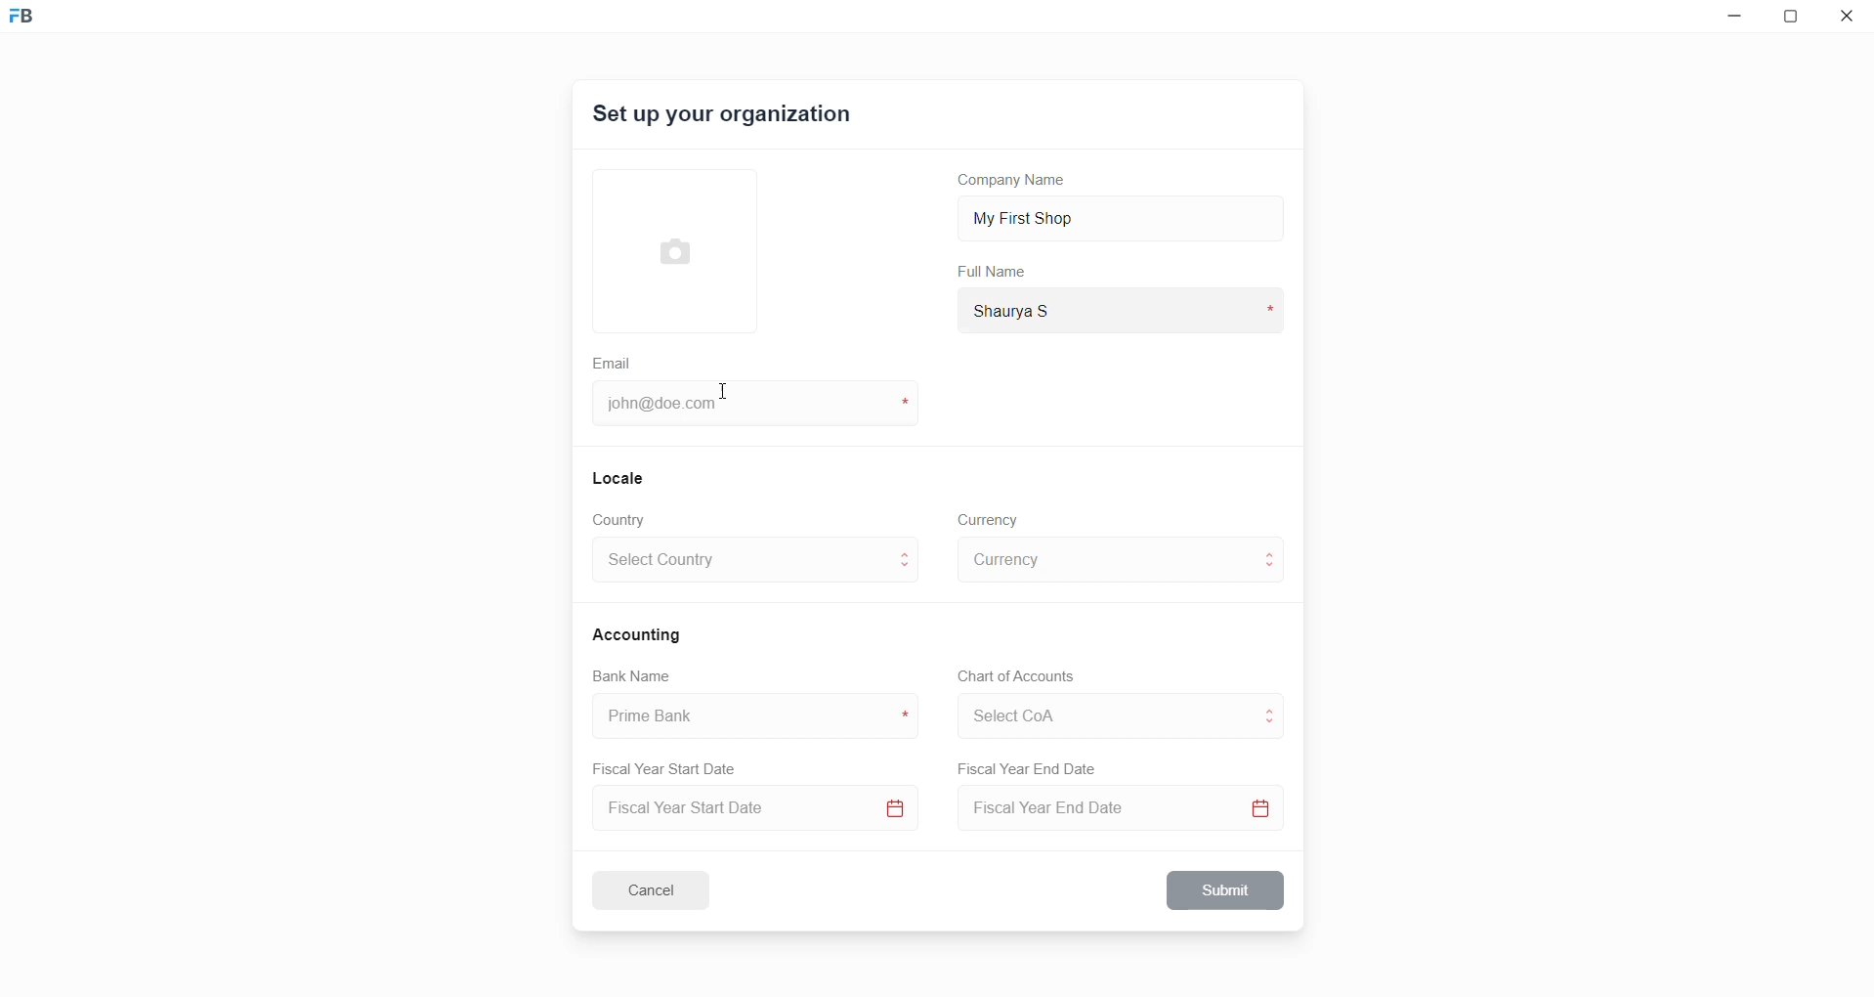  I want to click on move to below country, so click(909, 572).